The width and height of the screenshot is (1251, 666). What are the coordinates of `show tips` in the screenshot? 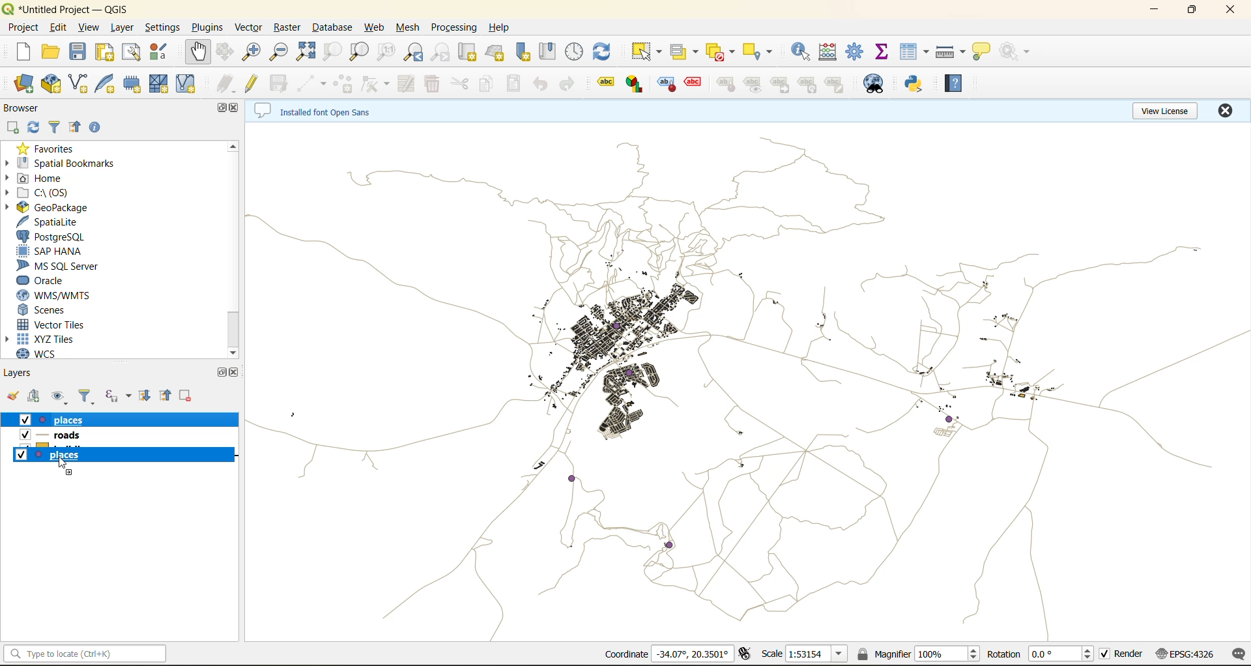 It's located at (984, 54).